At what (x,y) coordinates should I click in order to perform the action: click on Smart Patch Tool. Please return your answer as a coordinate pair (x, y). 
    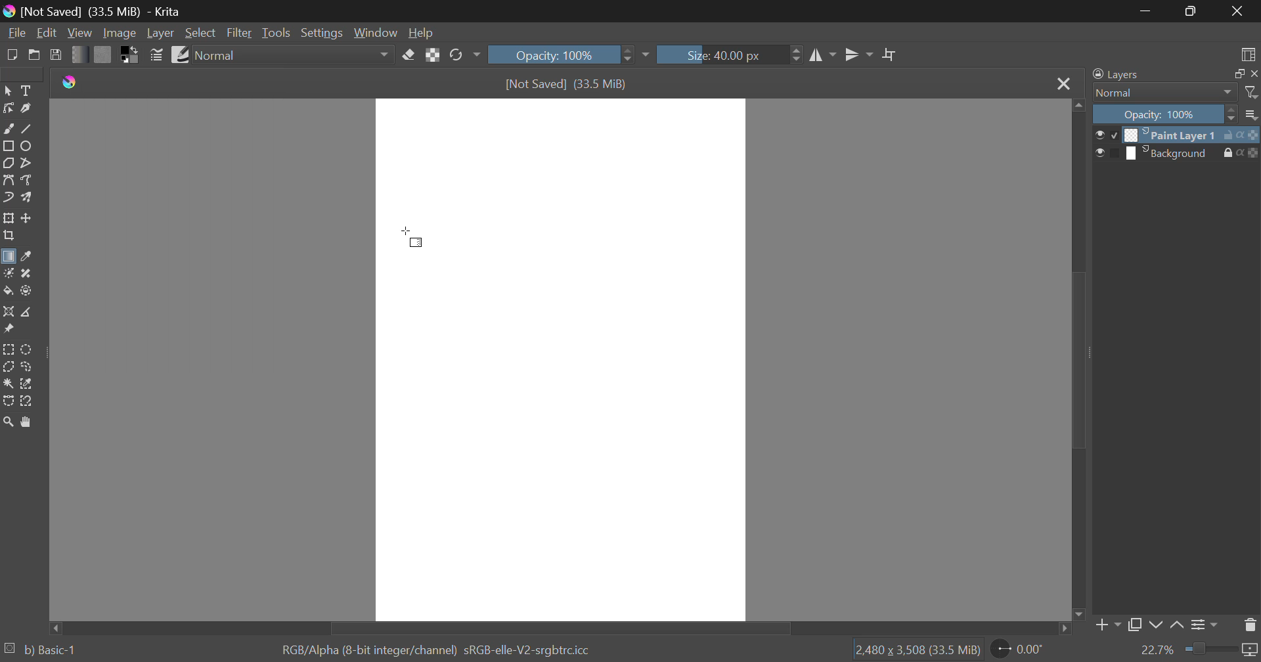
    Looking at the image, I should click on (27, 275).